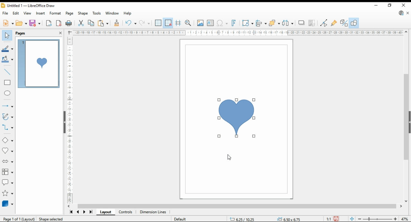 This screenshot has height=222, width=411. I want to click on select at least three items to distribute, so click(288, 23).